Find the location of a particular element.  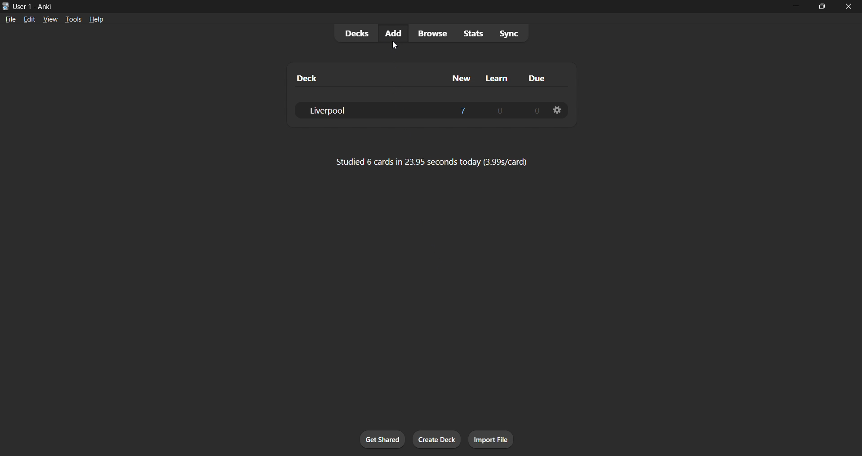

maximize/restore is located at coordinates (822, 7).